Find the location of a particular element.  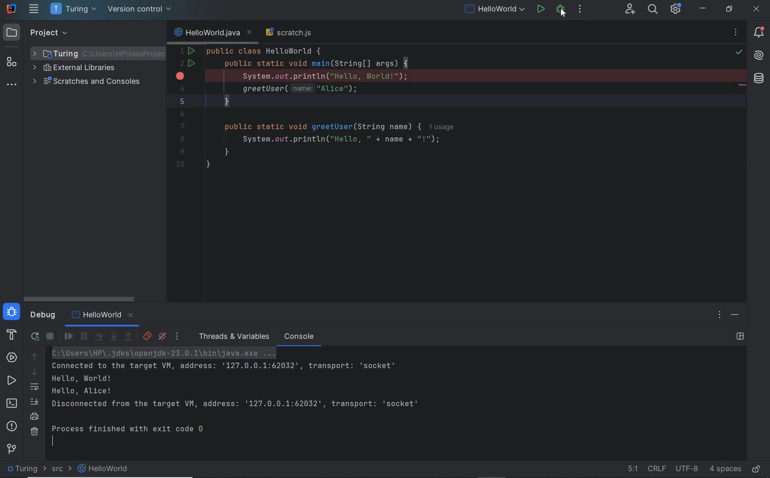

scratches and consoles is located at coordinates (99, 84).